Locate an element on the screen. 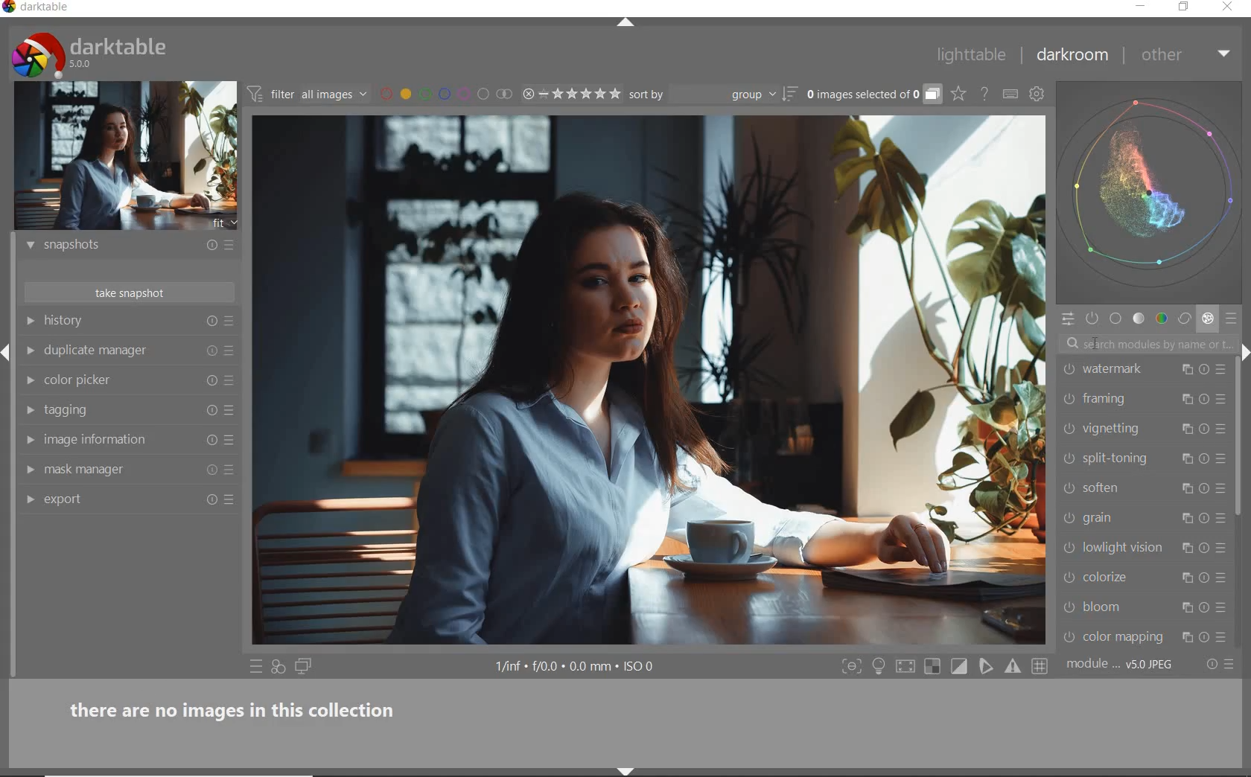  show module is located at coordinates (33, 381).